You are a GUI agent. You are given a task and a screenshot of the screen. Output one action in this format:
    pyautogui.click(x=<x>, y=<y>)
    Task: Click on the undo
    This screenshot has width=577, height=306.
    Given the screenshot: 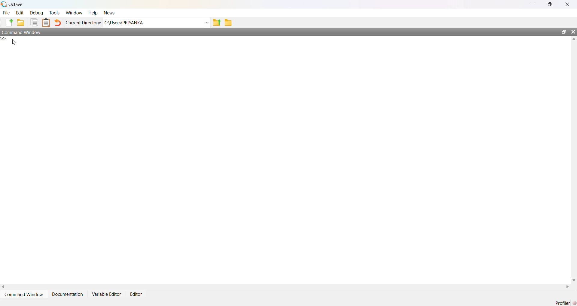 What is the action you would take?
    pyautogui.click(x=58, y=23)
    